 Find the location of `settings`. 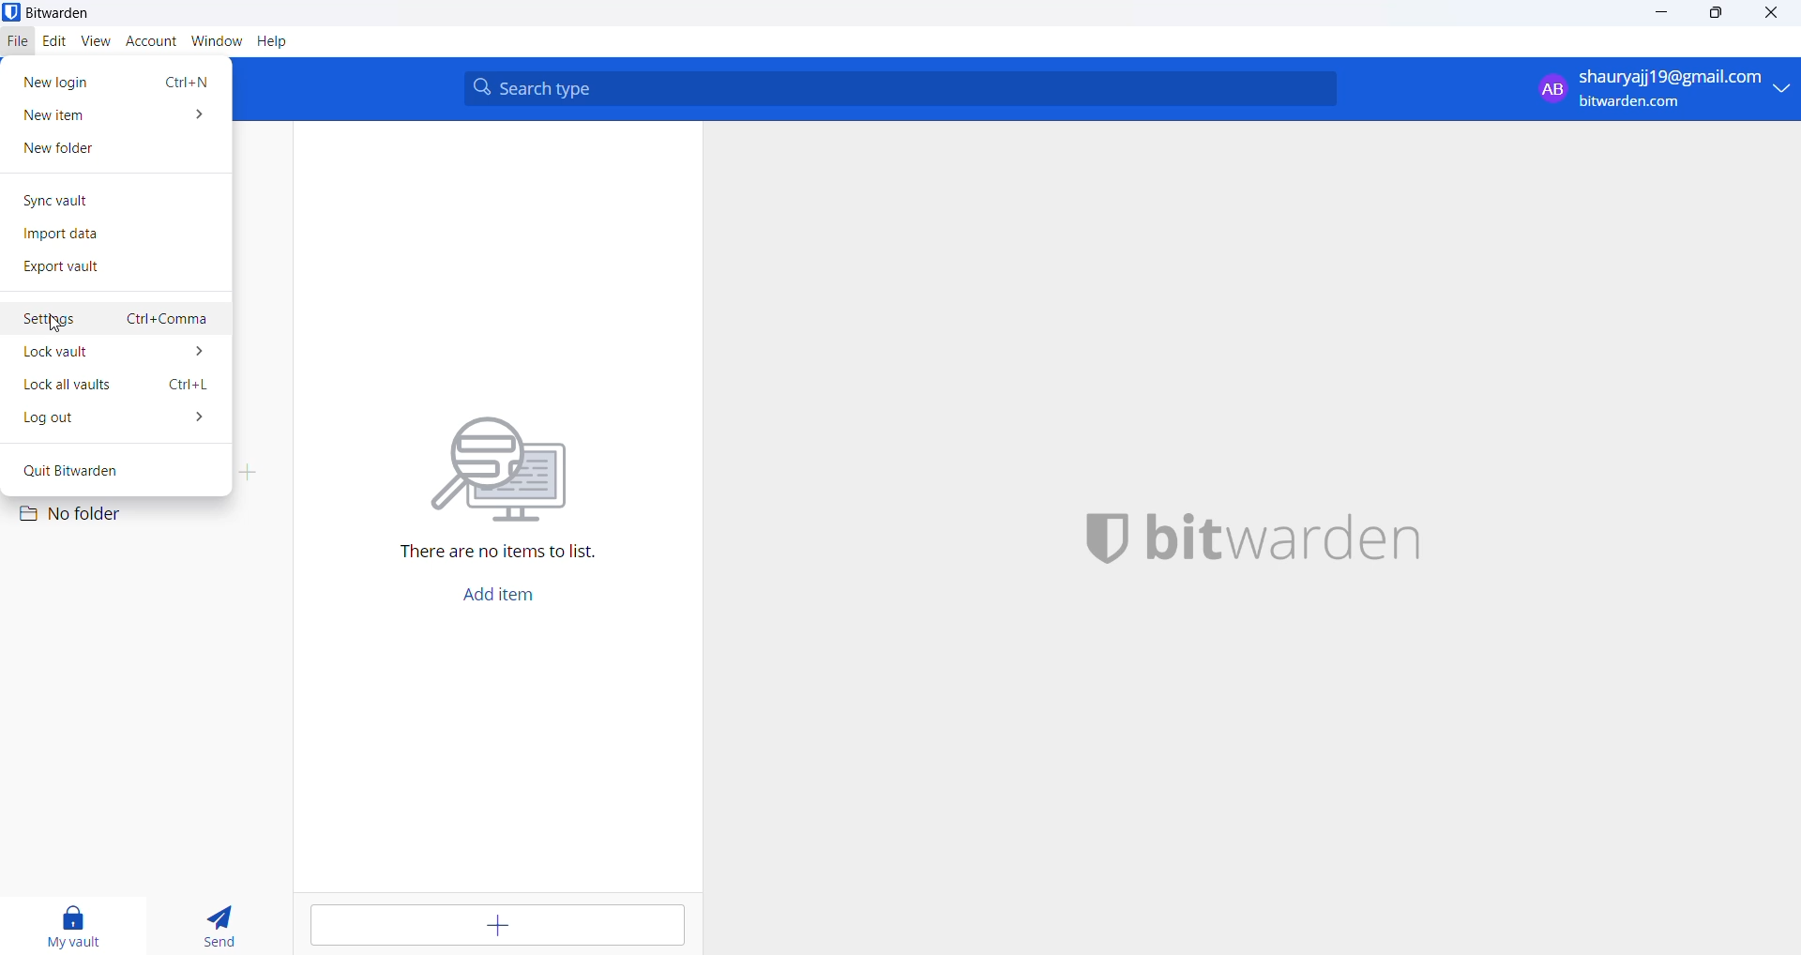

settings is located at coordinates (57, 319).